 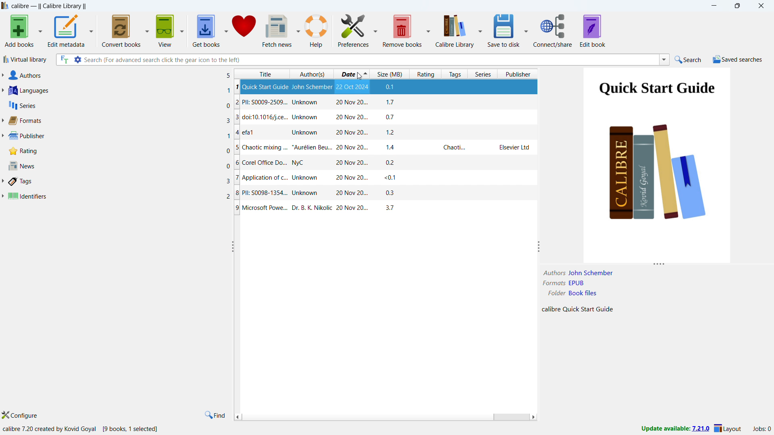 I want to click on scroll right, so click(x=533, y=417).